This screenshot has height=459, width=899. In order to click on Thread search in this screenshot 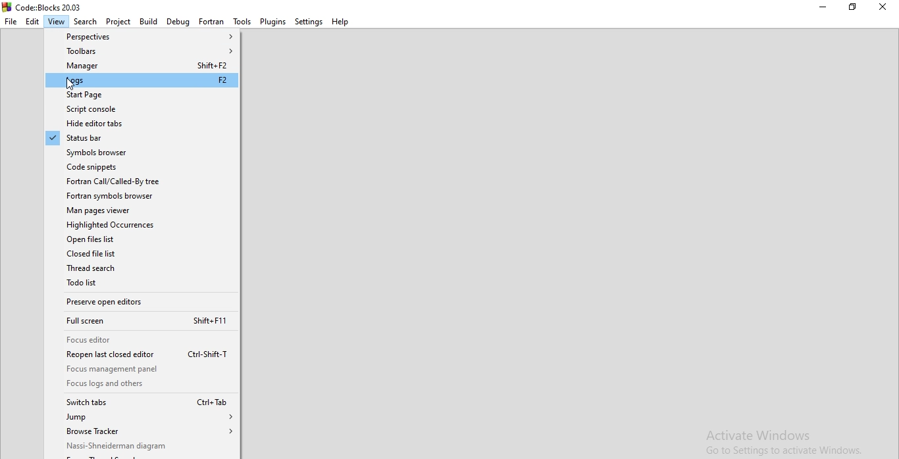, I will do `click(143, 268)`.